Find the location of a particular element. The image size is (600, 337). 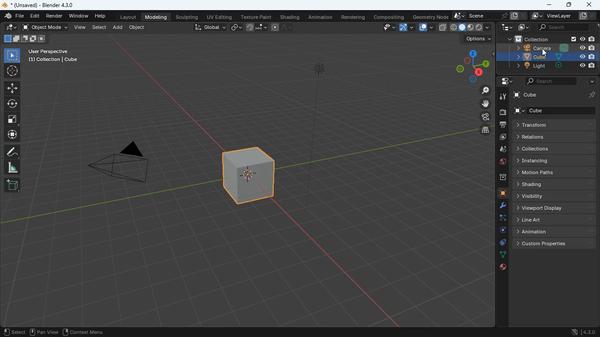

modeling is located at coordinates (156, 17).